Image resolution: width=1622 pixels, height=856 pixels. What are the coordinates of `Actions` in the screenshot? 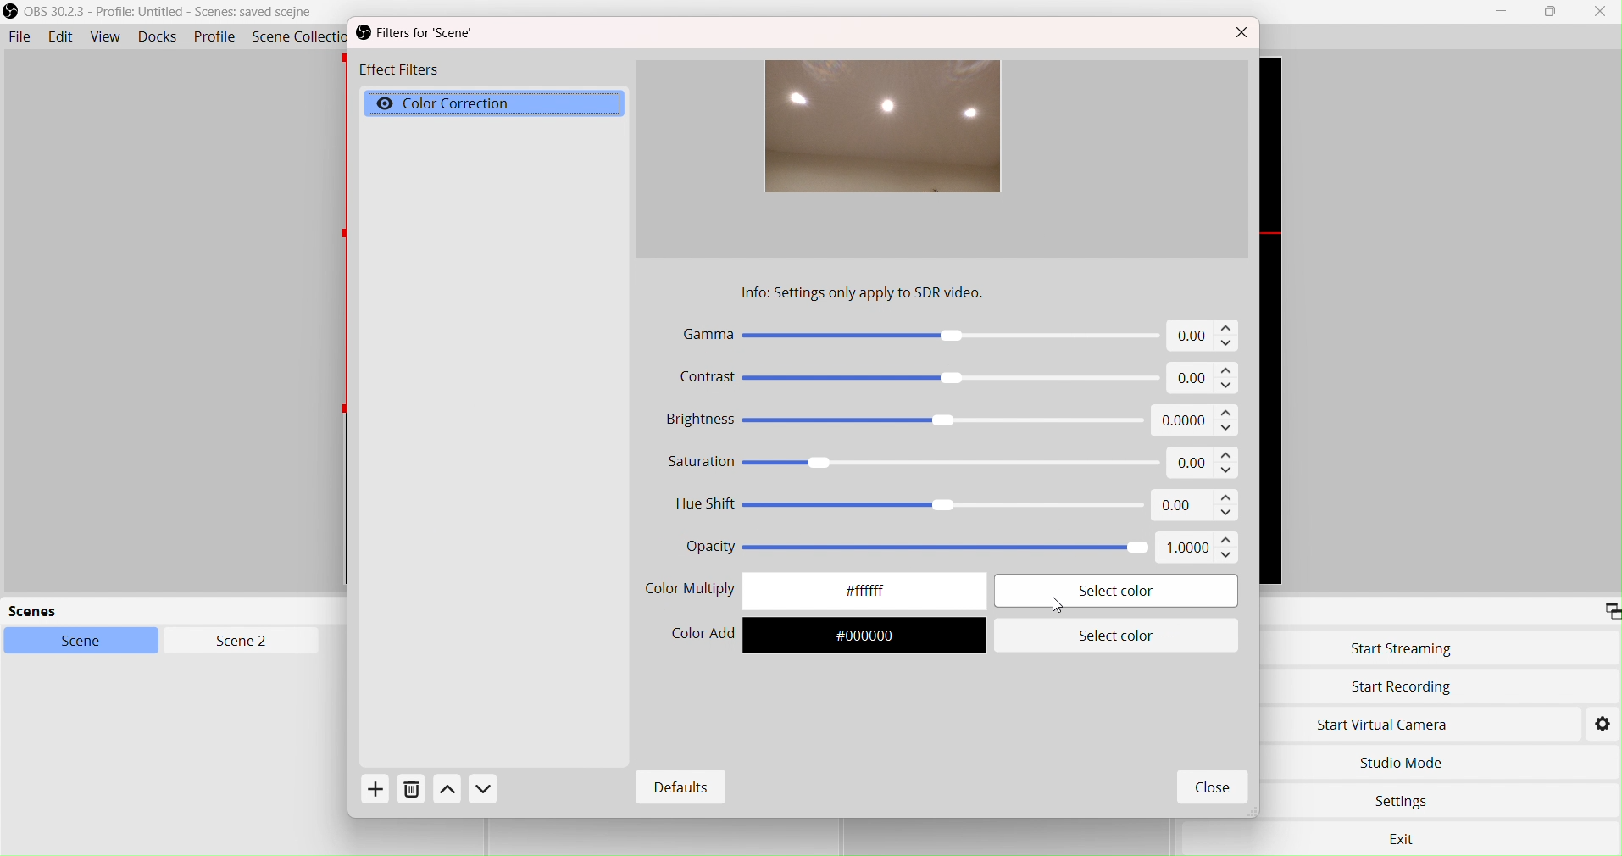 It's located at (466, 791).